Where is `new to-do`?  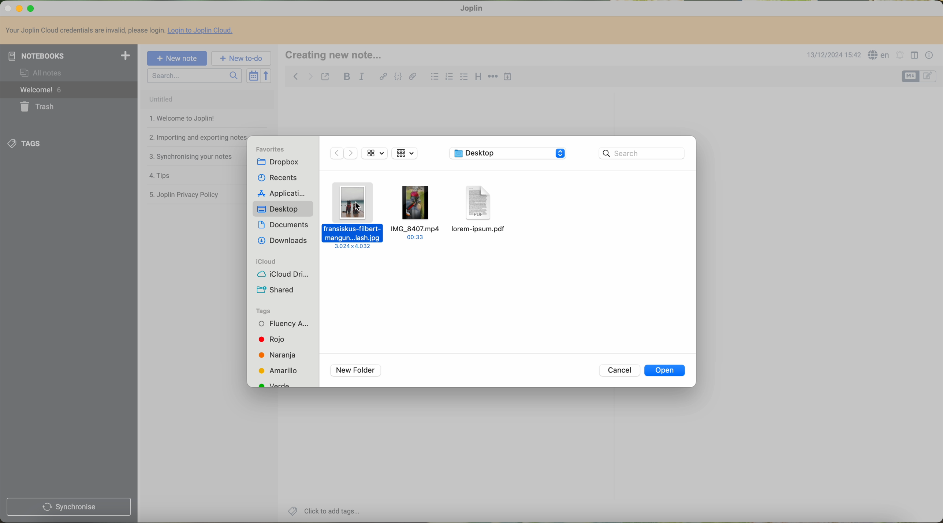 new to-do is located at coordinates (242, 59).